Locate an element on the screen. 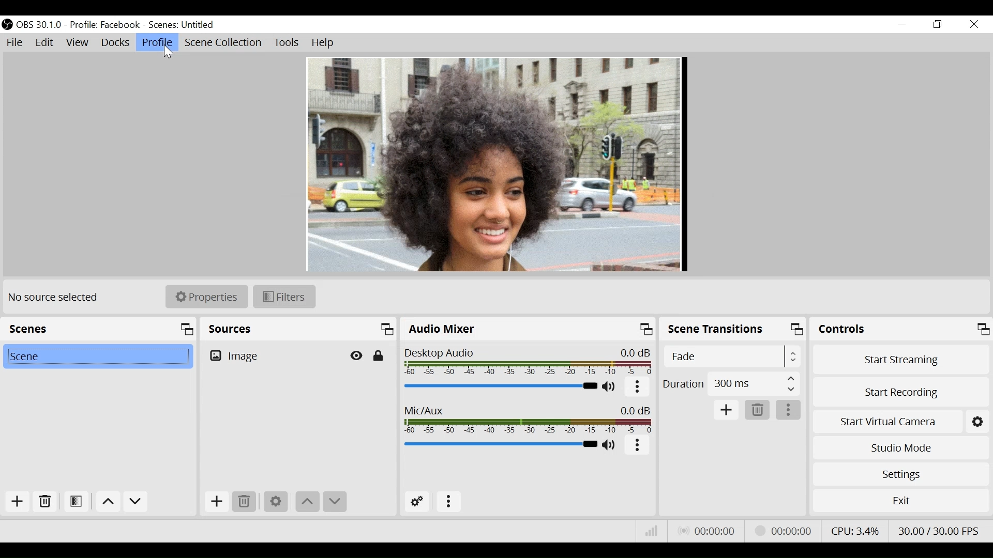 This screenshot has width=993, height=558. OBS Version is located at coordinates (40, 24).